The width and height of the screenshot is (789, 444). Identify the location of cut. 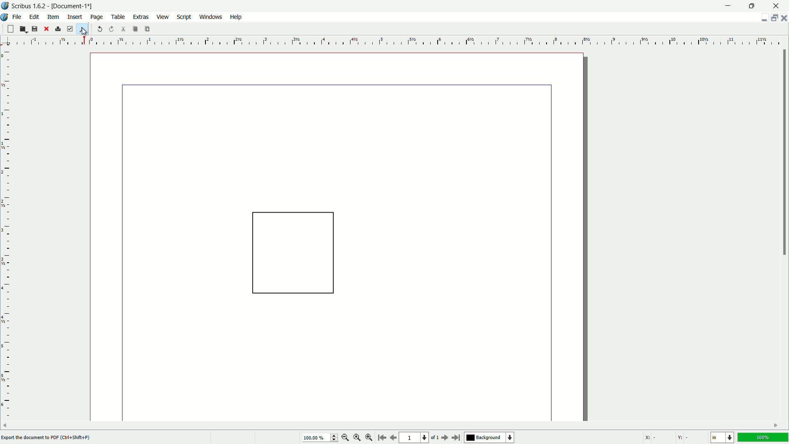
(122, 29).